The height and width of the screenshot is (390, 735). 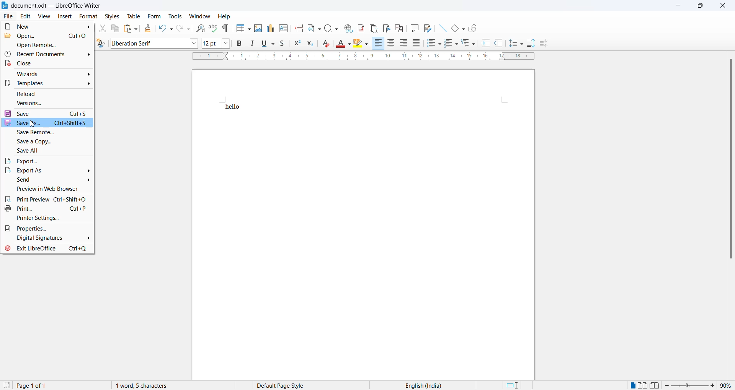 I want to click on Insert, so click(x=65, y=16).